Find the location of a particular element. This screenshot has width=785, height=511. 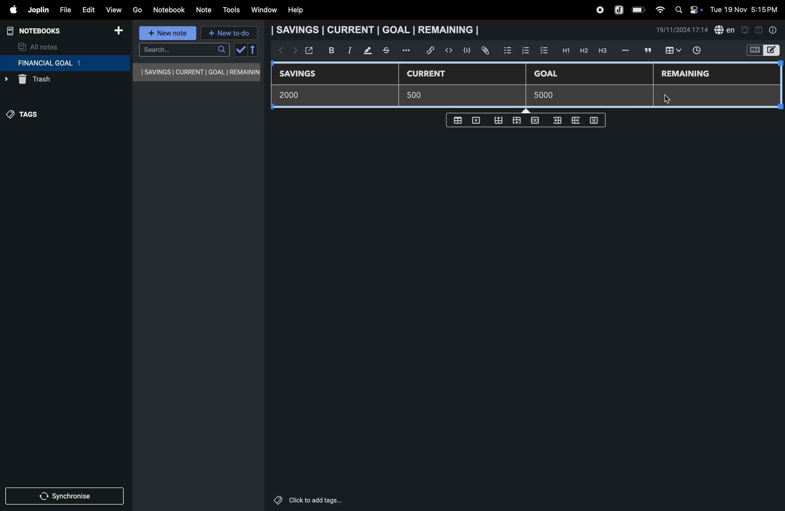

apple widgets is located at coordinates (687, 9).